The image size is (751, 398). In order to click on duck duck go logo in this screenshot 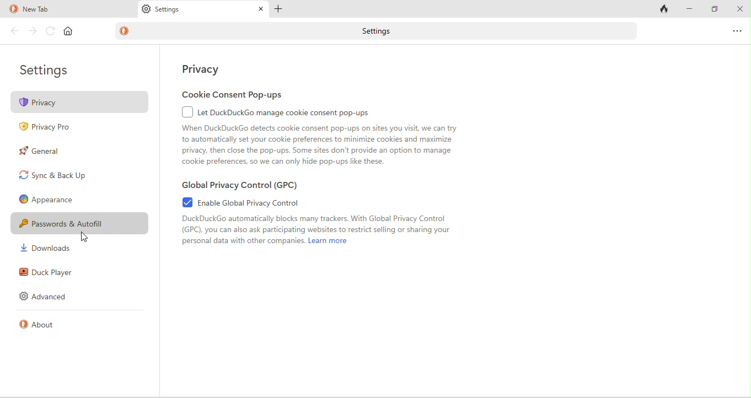, I will do `click(126, 31)`.